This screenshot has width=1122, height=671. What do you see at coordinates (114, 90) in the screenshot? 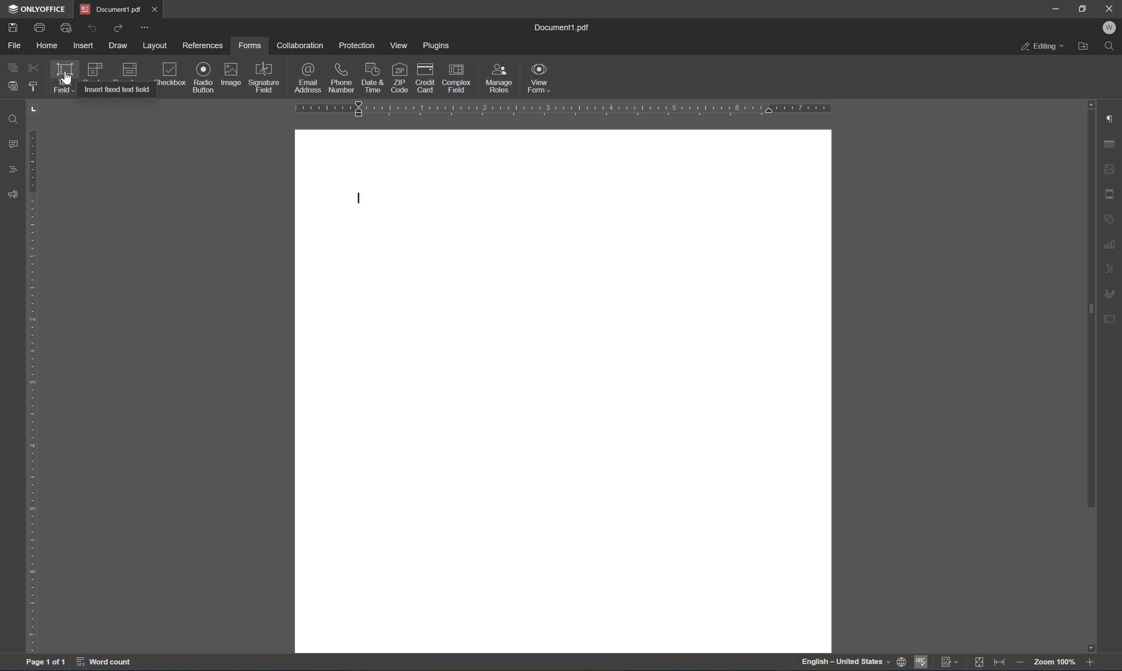
I see `insert fixed text field` at bounding box center [114, 90].